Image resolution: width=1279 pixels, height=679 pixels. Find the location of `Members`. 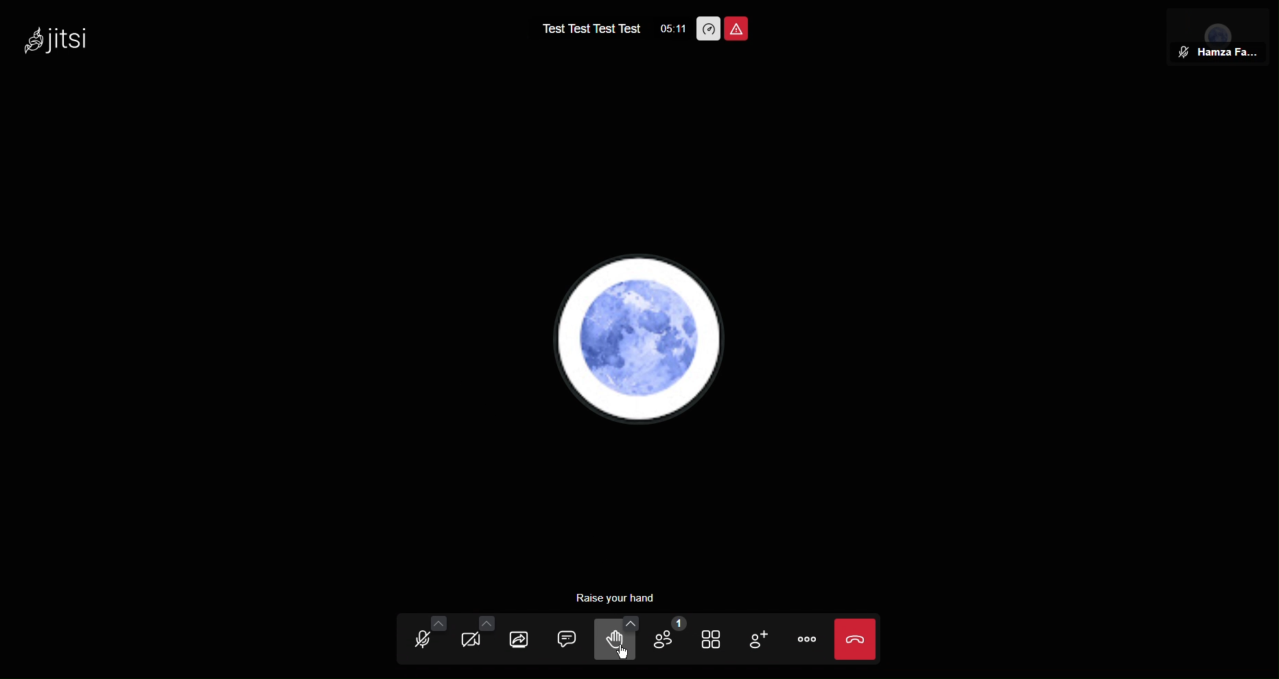

Members is located at coordinates (670, 640).